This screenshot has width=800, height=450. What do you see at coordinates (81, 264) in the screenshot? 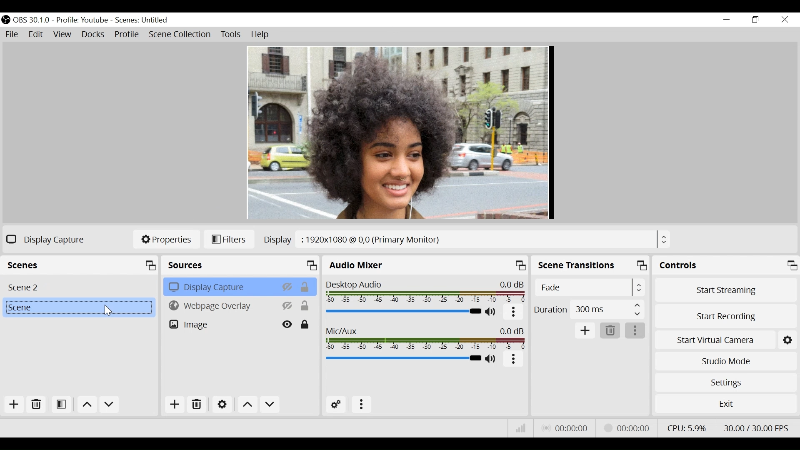
I see `Scene` at bounding box center [81, 264].